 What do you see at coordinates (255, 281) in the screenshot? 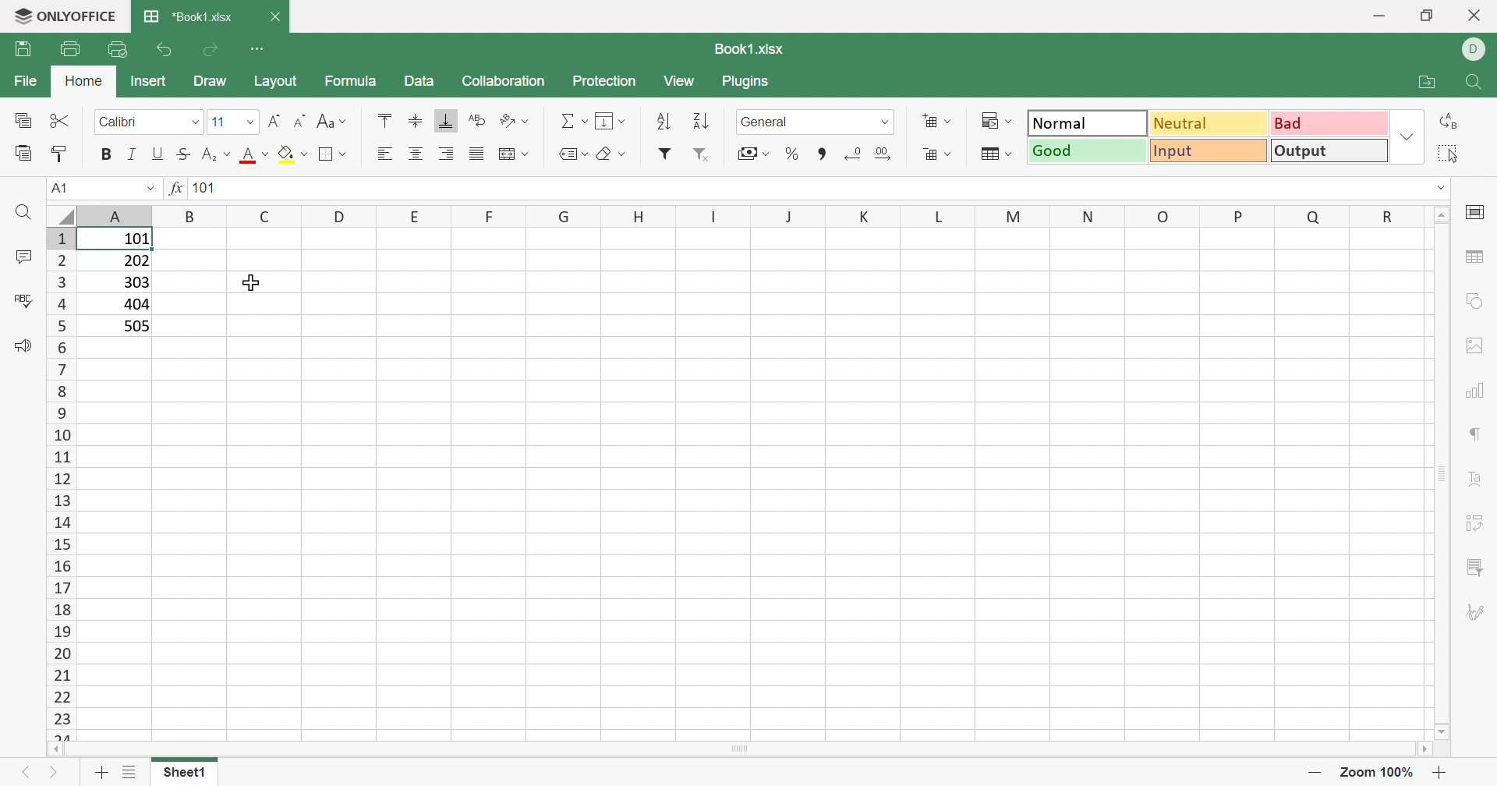
I see `Cursor` at bounding box center [255, 281].